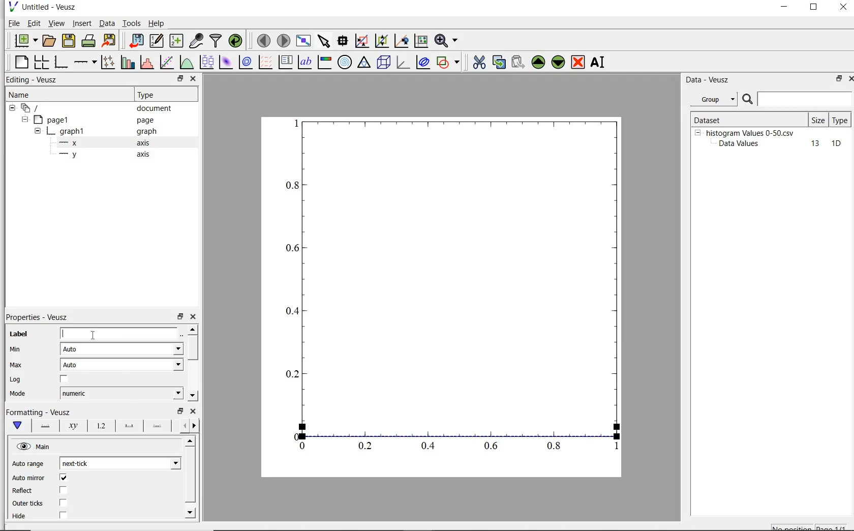 The image size is (854, 531). Describe the element at coordinates (324, 40) in the screenshot. I see `select items from the graph scroll` at that location.